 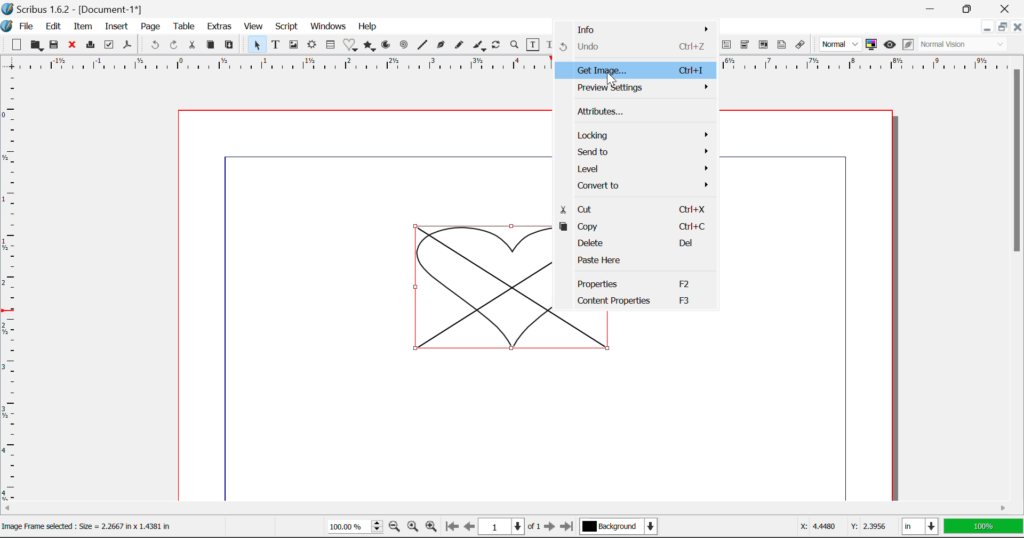 I want to click on Scribus 1.6.2 - [Document-1*], so click(x=79, y=9).